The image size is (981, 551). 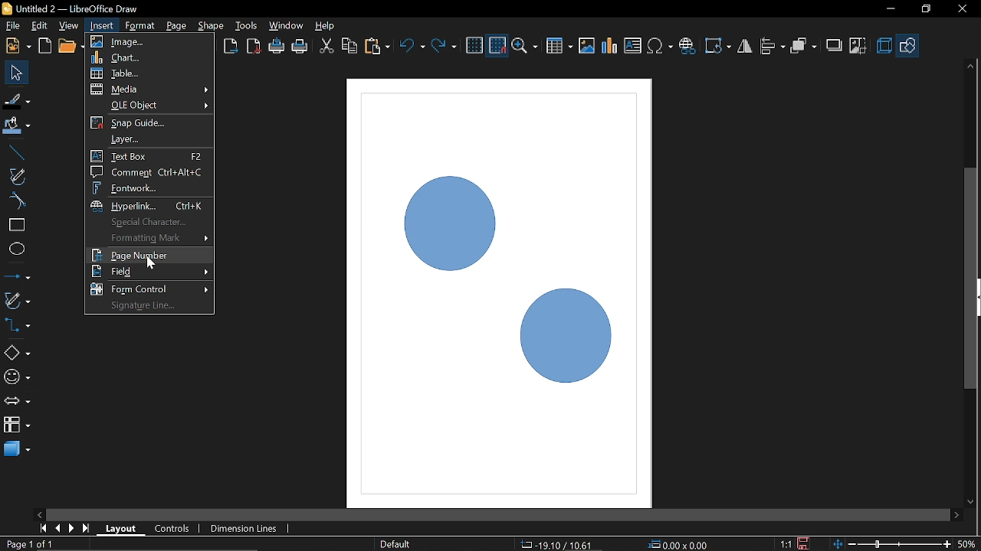 What do you see at coordinates (681, 544) in the screenshot?
I see `co-ordinate` at bounding box center [681, 544].